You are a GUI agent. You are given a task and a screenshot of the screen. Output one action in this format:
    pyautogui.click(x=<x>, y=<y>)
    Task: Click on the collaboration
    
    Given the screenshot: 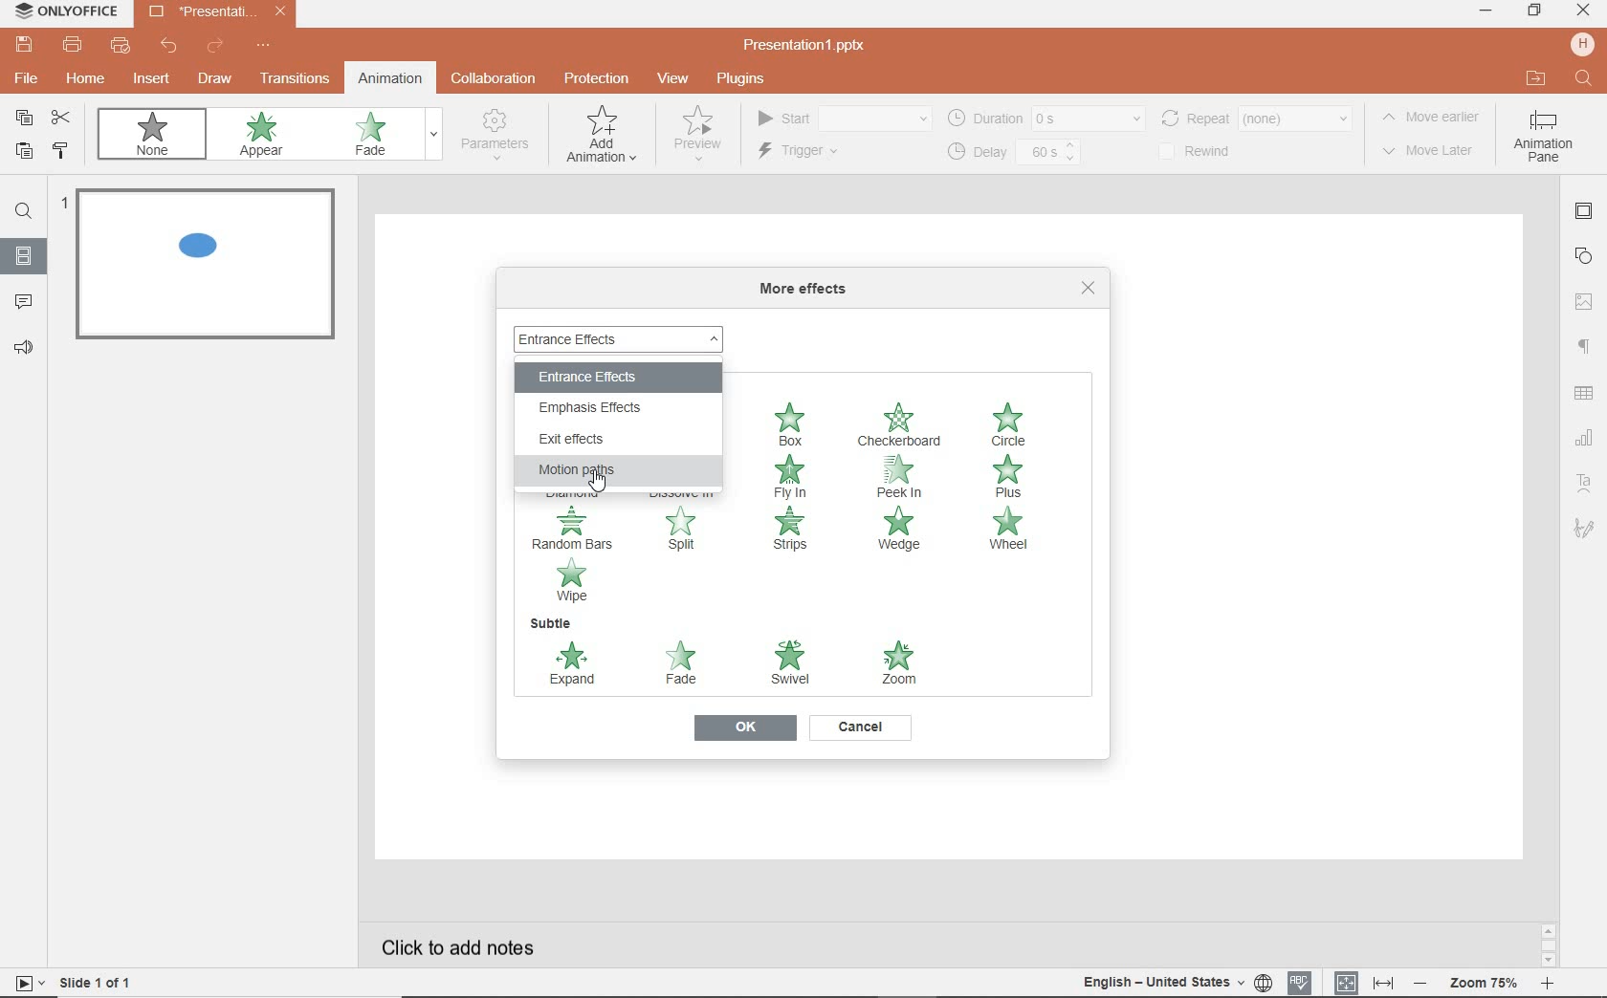 What is the action you would take?
    pyautogui.click(x=495, y=79)
    